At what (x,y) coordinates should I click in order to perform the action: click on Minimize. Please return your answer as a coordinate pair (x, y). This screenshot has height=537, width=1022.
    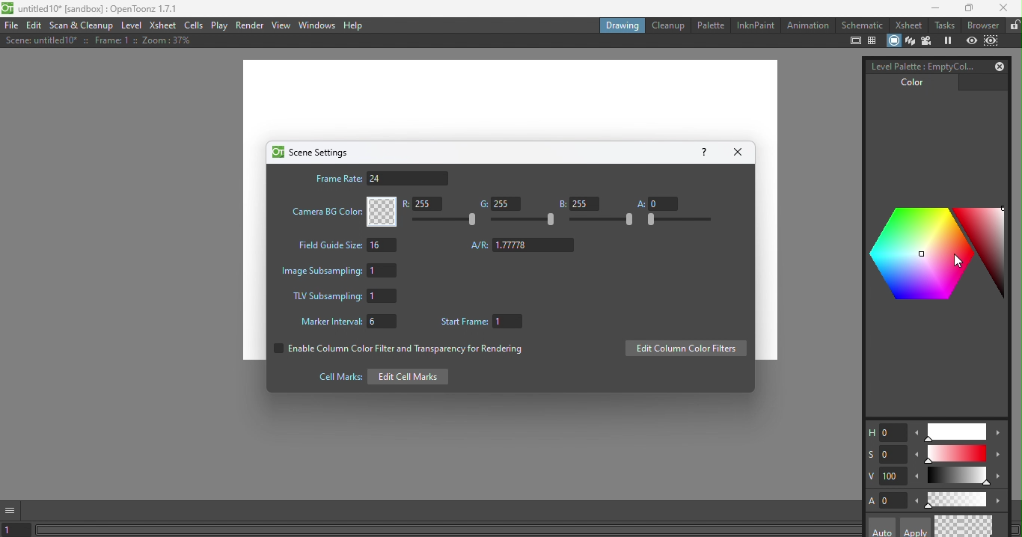
    Looking at the image, I should click on (931, 10).